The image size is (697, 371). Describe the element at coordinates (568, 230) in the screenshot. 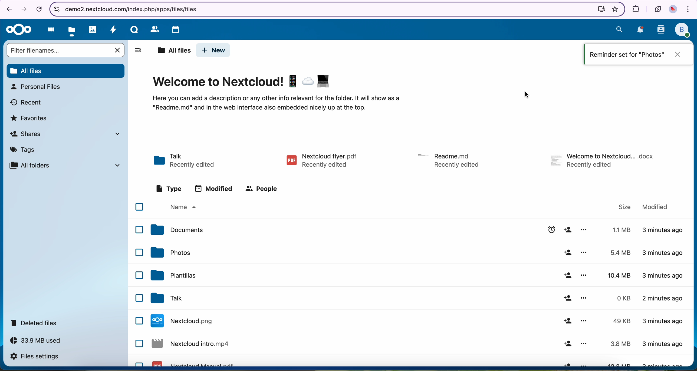

I see `share` at that location.